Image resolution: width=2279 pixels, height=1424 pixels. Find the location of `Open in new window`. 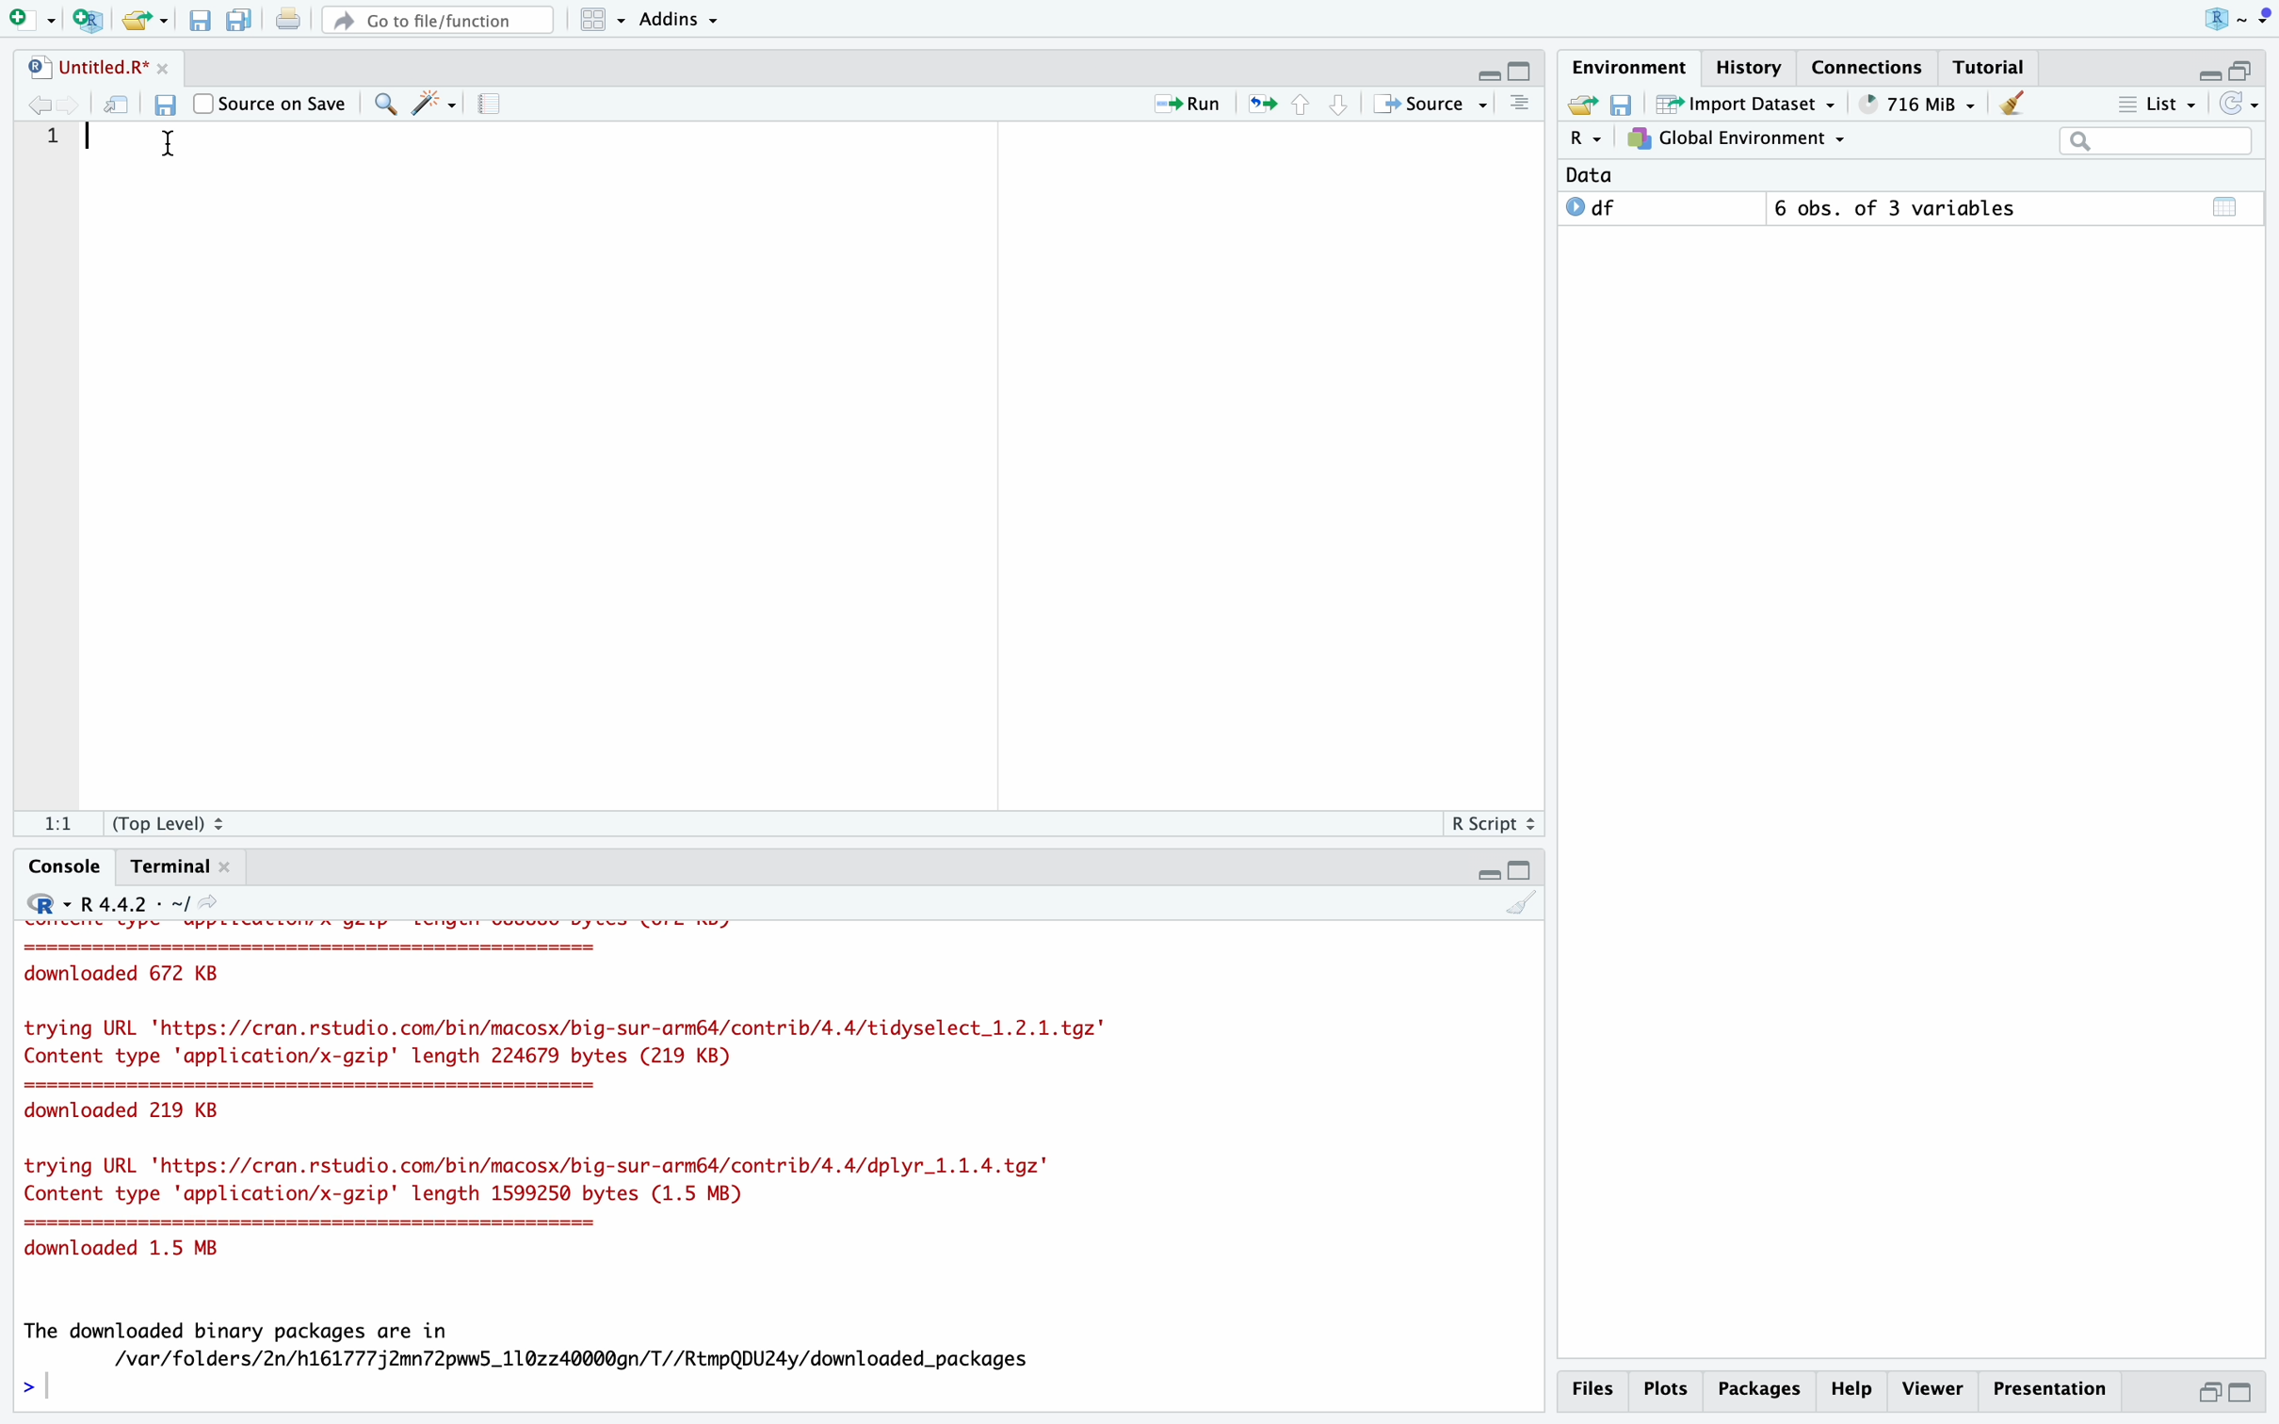

Open in new window is located at coordinates (120, 105).